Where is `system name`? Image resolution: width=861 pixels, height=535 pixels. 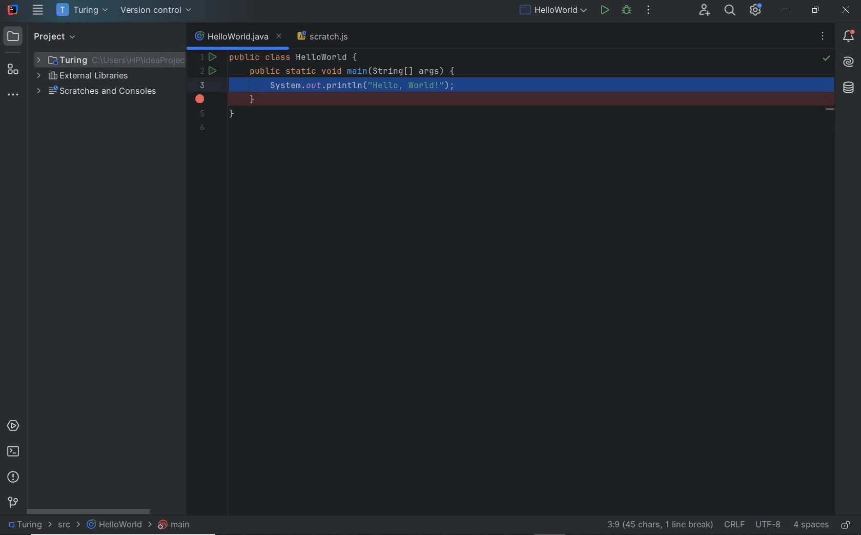
system name is located at coordinates (13, 10).